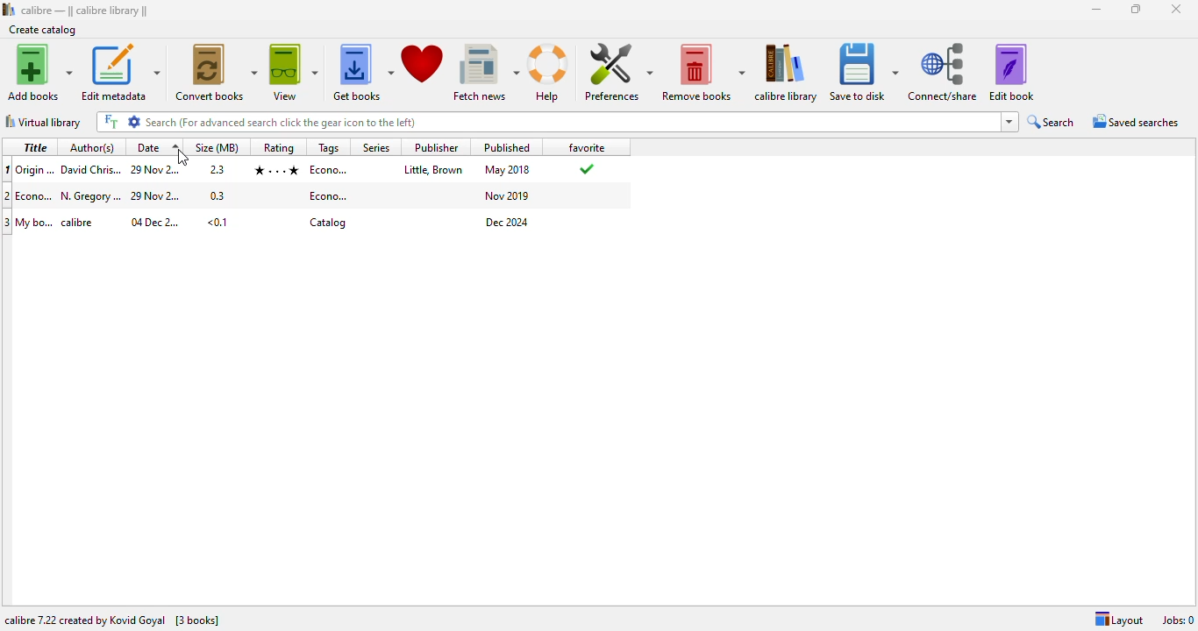  Describe the element at coordinates (423, 65) in the screenshot. I see `donate to support calibre` at that location.